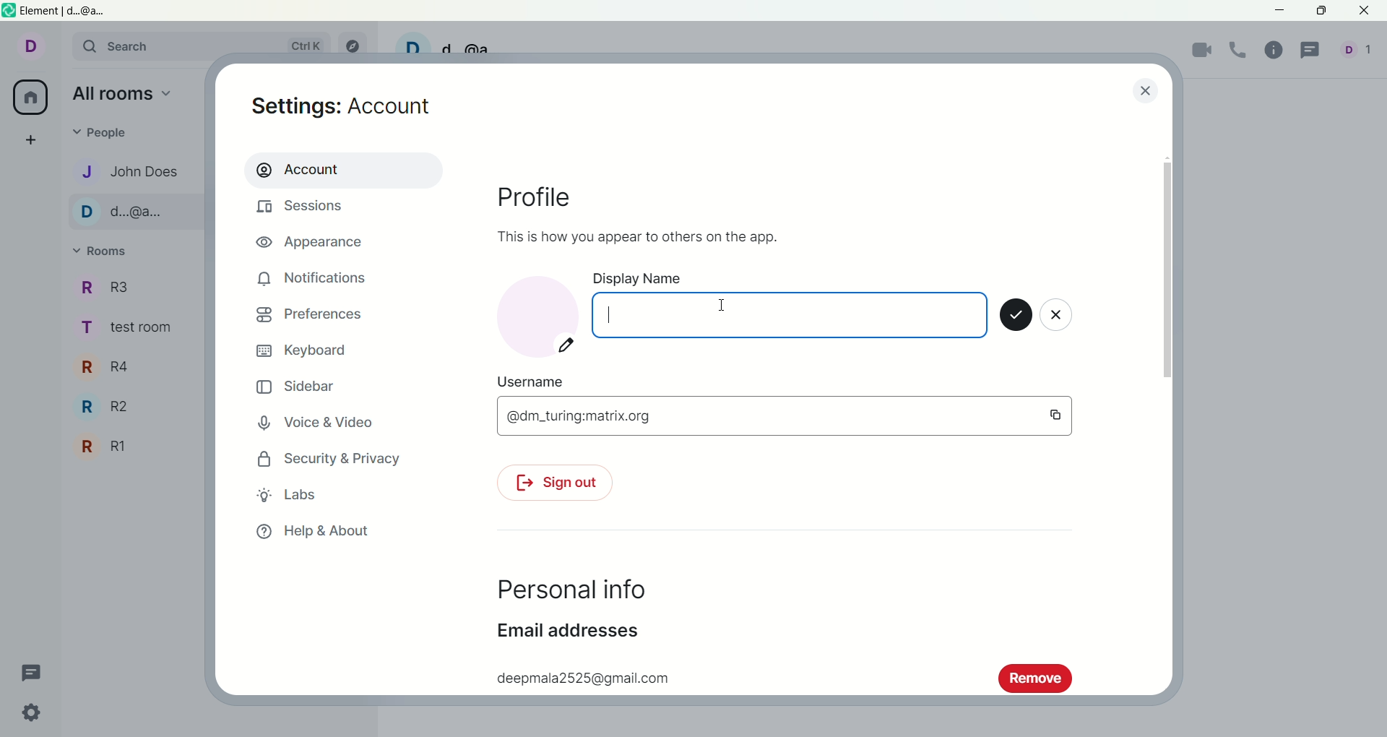 The width and height of the screenshot is (1387, 737). What do you see at coordinates (316, 244) in the screenshot?
I see `appearance` at bounding box center [316, 244].